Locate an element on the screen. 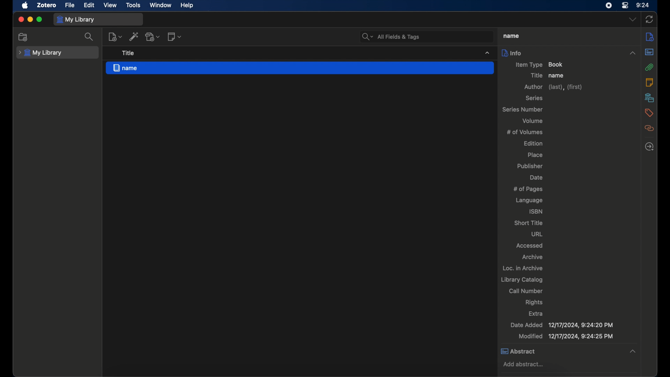 The height and width of the screenshot is (377, 670). sync is located at coordinates (649, 19).